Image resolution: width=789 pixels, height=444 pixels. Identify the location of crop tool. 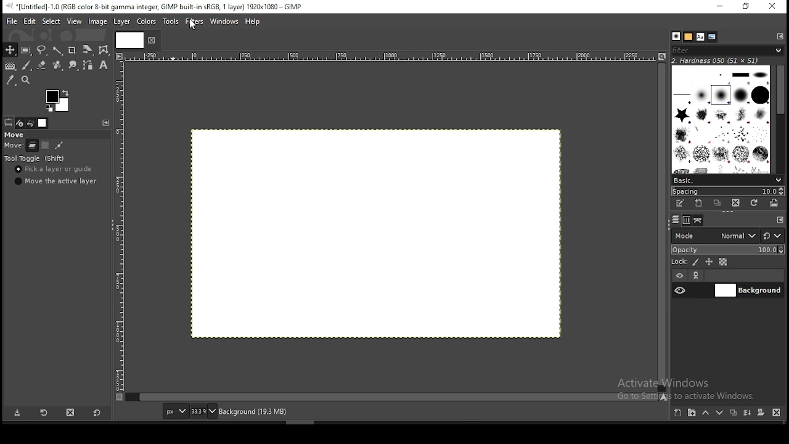
(72, 51).